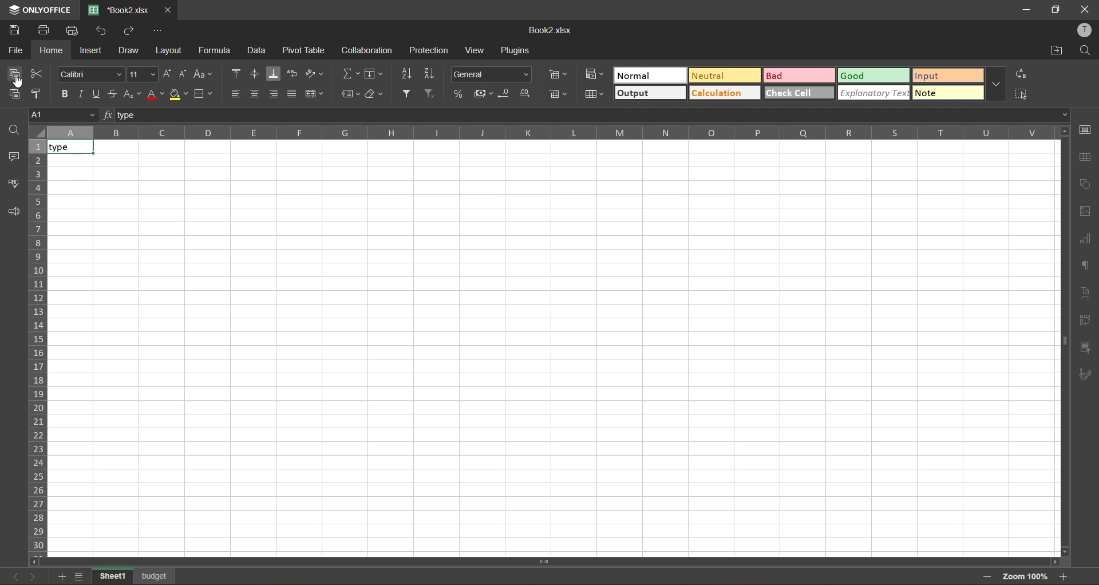  Describe the element at coordinates (1086, 238) in the screenshot. I see `charts` at that location.